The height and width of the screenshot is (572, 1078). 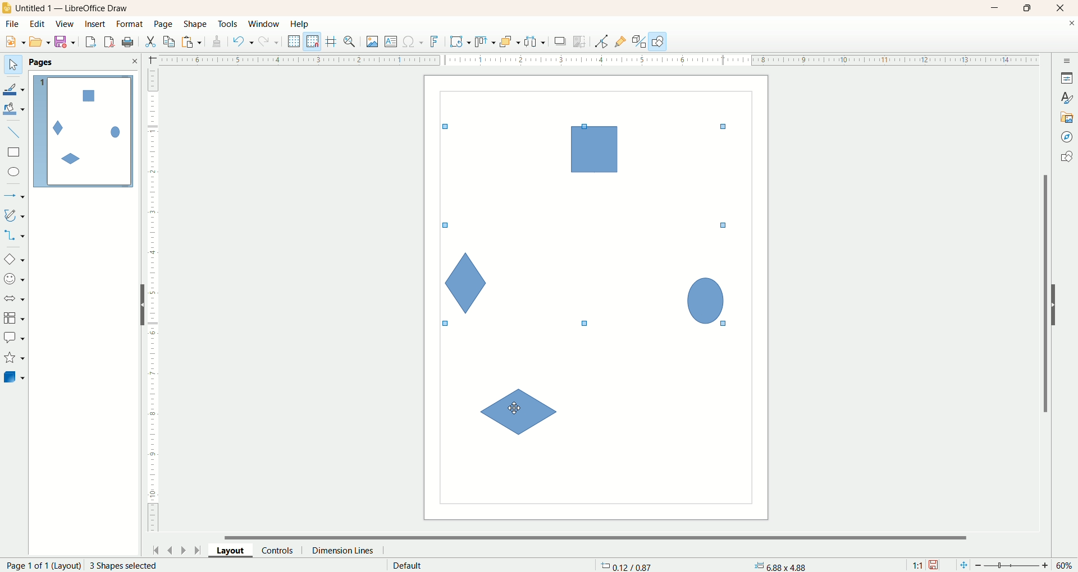 I want to click on stars and banners, so click(x=13, y=357).